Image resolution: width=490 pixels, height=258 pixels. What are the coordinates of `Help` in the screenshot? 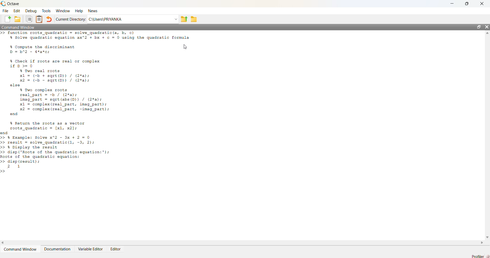 It's located at (78, 11).